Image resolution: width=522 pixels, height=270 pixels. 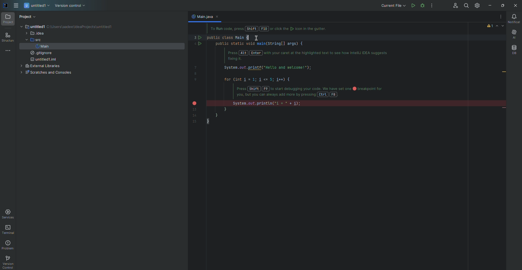 What do you see at coordinates (17, 6) in the screenshot?
I see `Main Menu` at bounding box center [17, 6].